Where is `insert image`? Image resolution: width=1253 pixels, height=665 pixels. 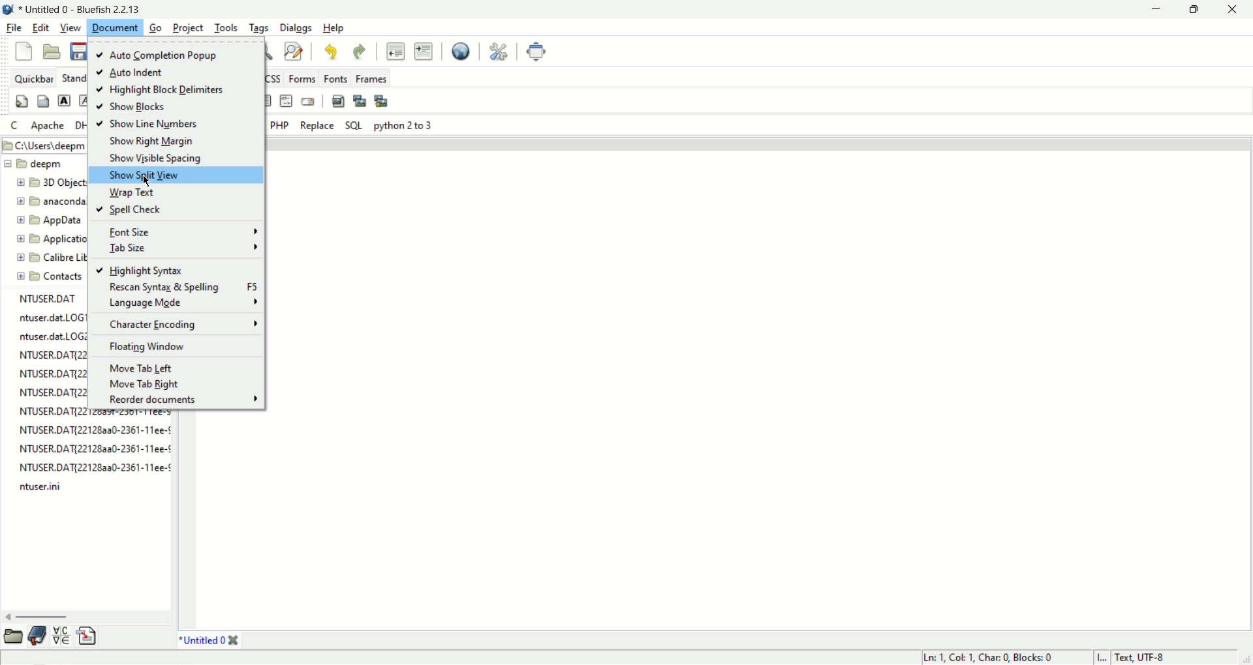 insert image is located at coordinates (339, 102).